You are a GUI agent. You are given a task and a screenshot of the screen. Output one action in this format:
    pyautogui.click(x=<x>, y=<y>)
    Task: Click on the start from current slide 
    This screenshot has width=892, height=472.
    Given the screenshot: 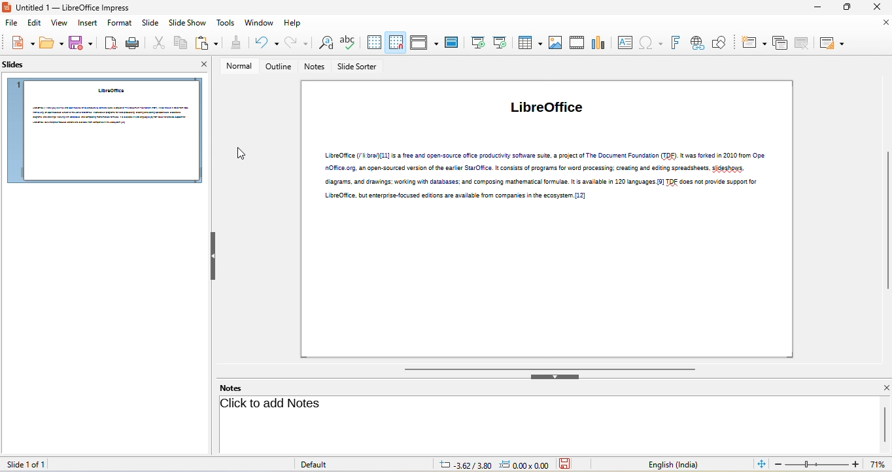 What is the action you would take?
    pyautogui.click(x=502, y=42)
    